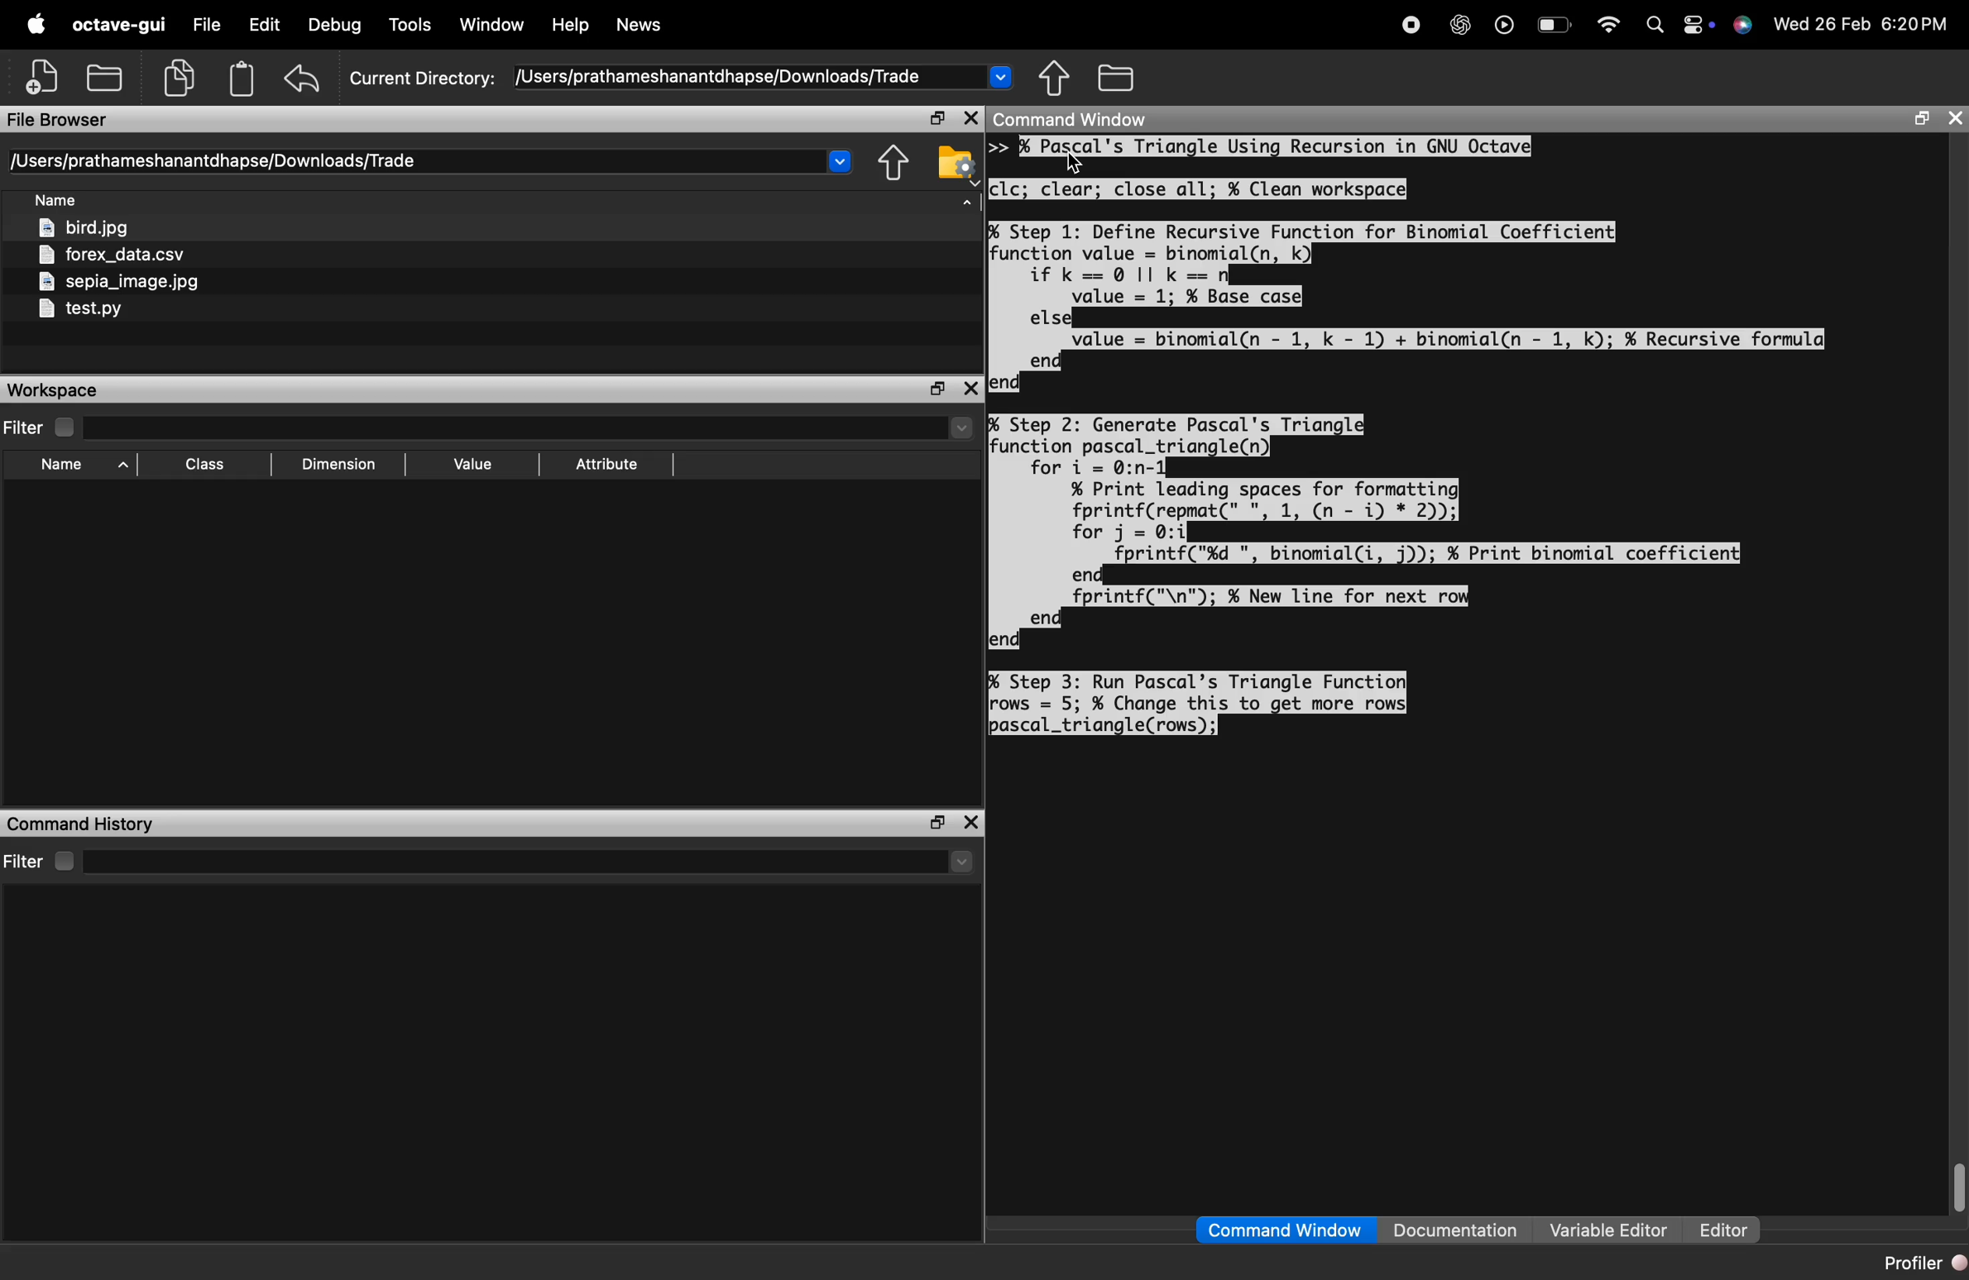  What do you see at coordinates (1655, 24) in the screenshot?
I see `find` at bounding box center [1655, 24].